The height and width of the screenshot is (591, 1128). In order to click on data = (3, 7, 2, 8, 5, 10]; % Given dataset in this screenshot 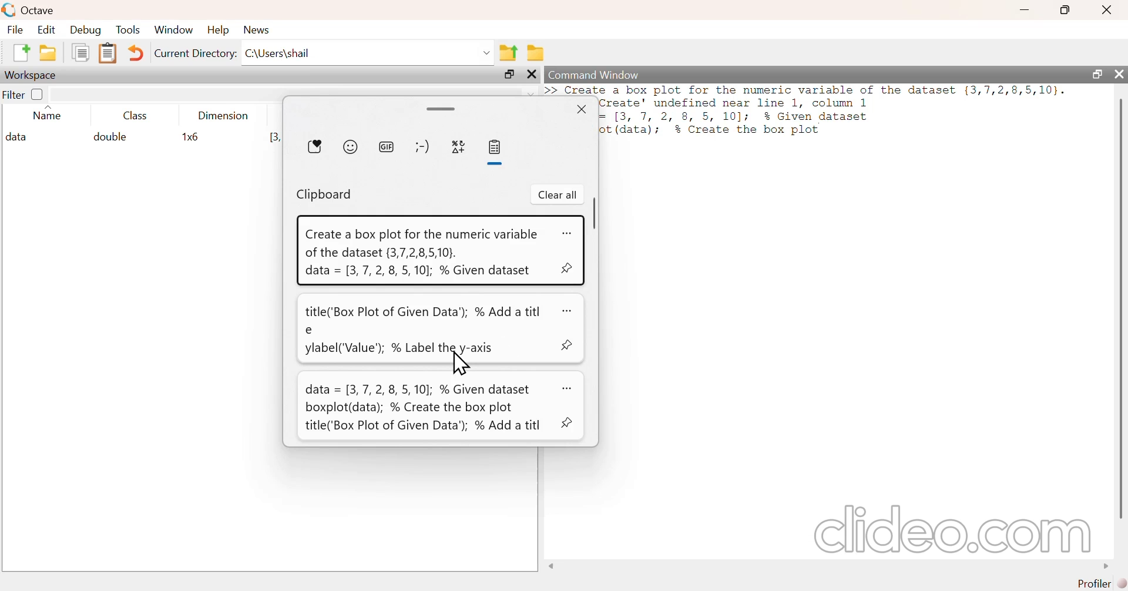, I will do `click(808, 89)`.